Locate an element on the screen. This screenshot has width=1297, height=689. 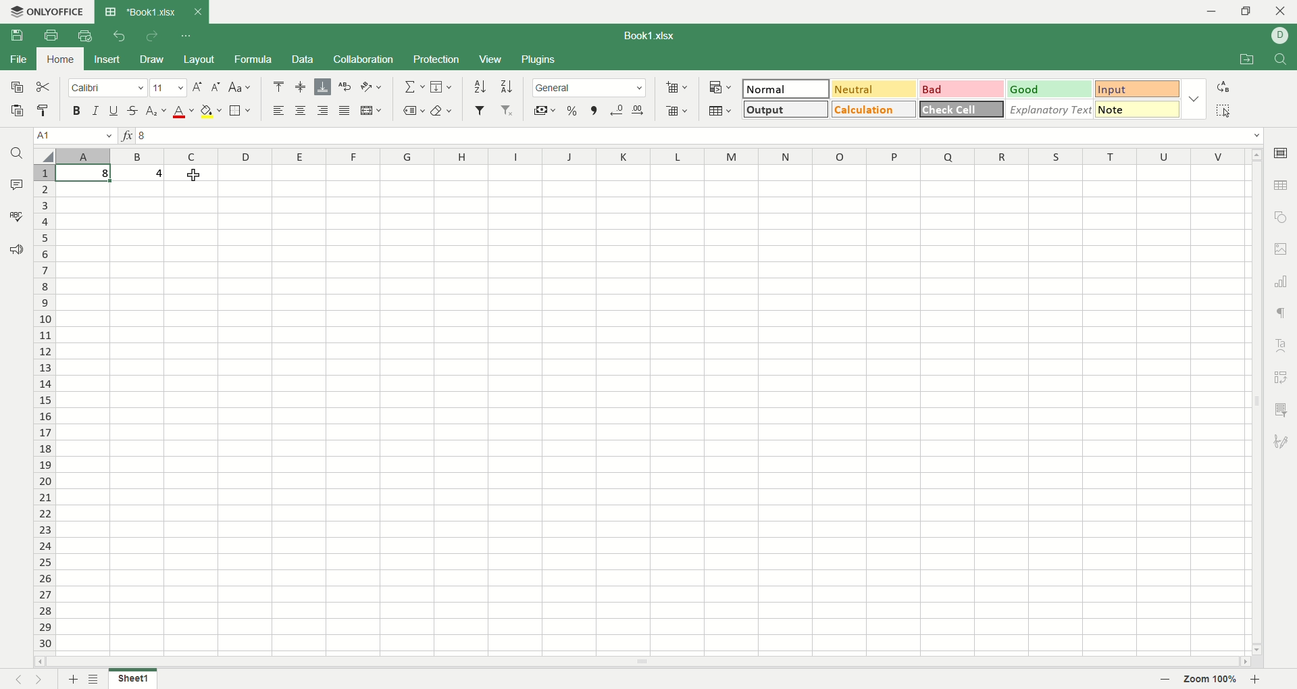
check cell is located at coordinates (962, 109).